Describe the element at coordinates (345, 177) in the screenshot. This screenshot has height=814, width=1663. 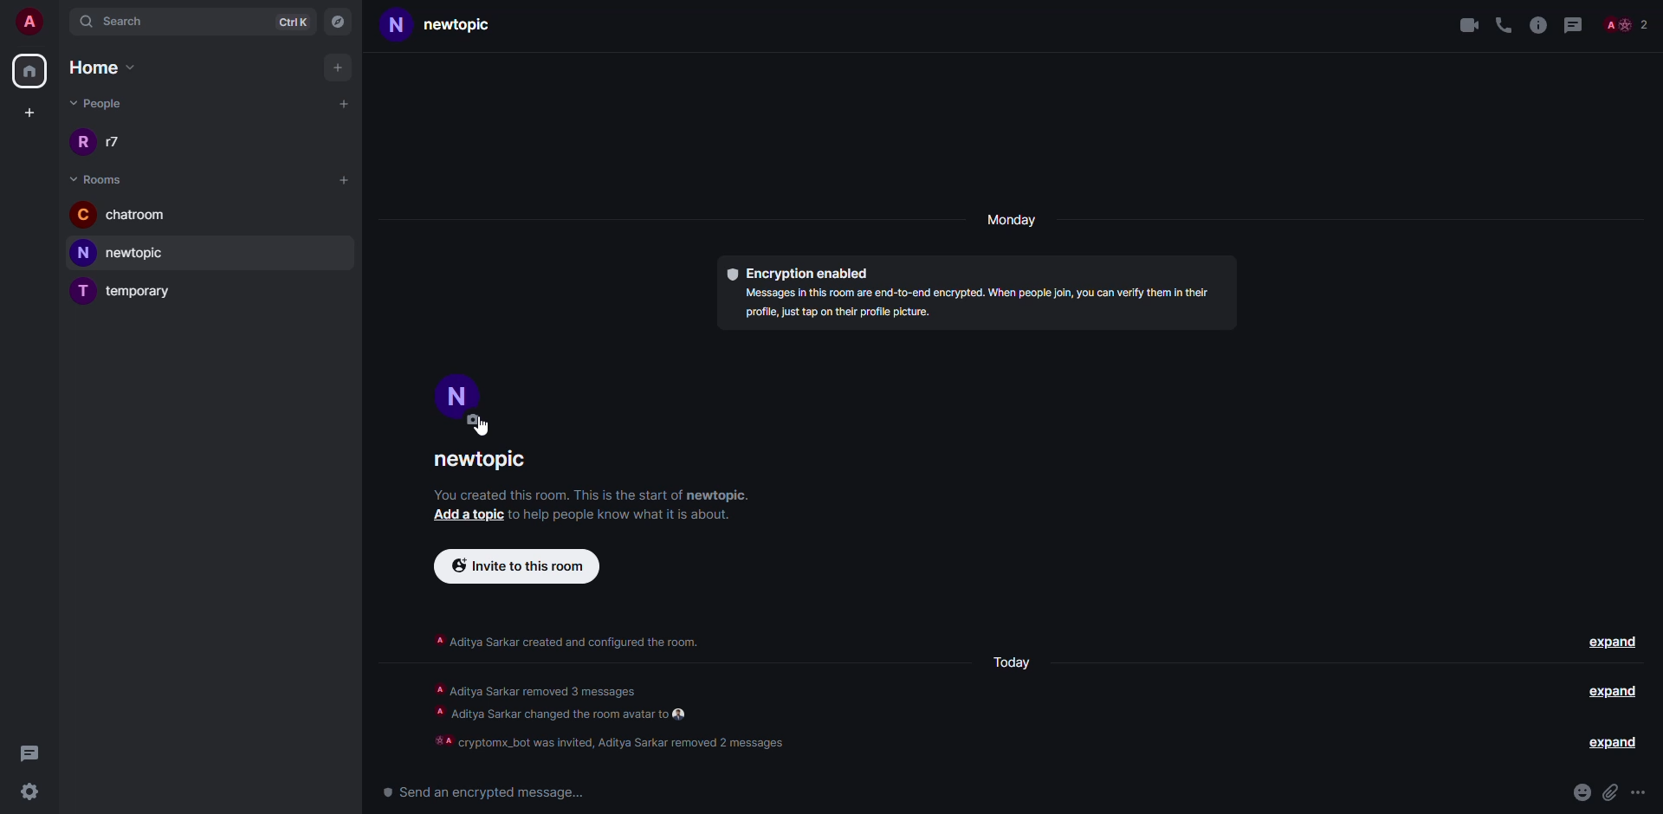
I see `add` at that location.